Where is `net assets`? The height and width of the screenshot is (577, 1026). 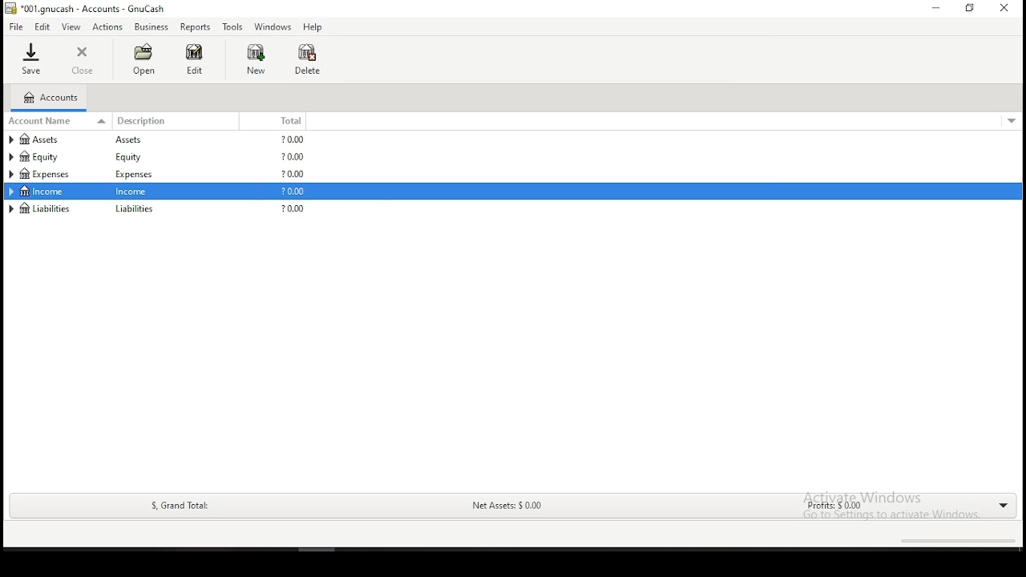 net assets is located at coordinates (506, 507).